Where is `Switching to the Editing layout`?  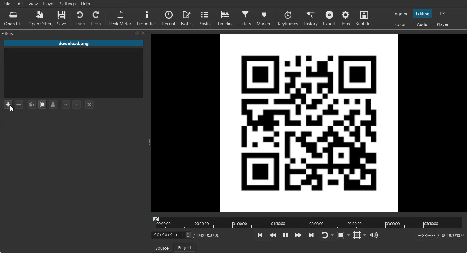 Switching to the Editing layout is located at coordinates (423, 14).